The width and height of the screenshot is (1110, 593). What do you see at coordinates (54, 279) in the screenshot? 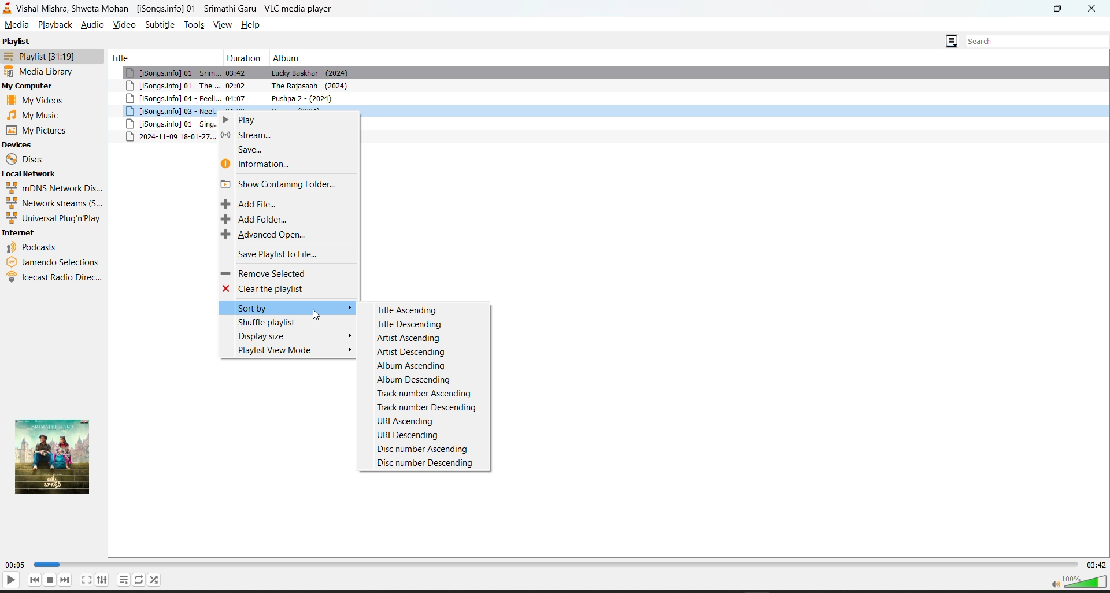
I see `icecast` at bounding box center [54, 279].